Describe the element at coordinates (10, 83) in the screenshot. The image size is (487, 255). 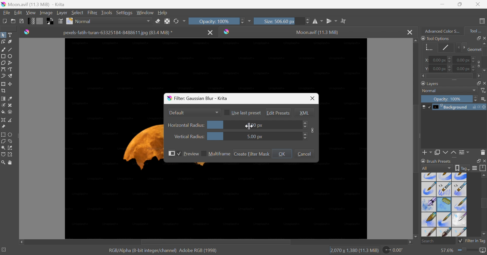
I see `Move a layer` at that location.